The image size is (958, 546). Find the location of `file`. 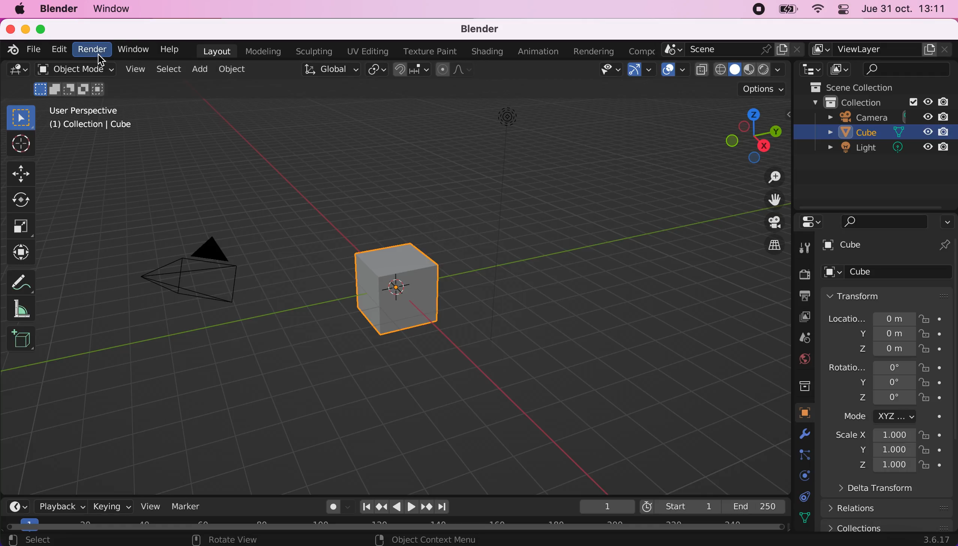

file is located at coordinates (32, 48).